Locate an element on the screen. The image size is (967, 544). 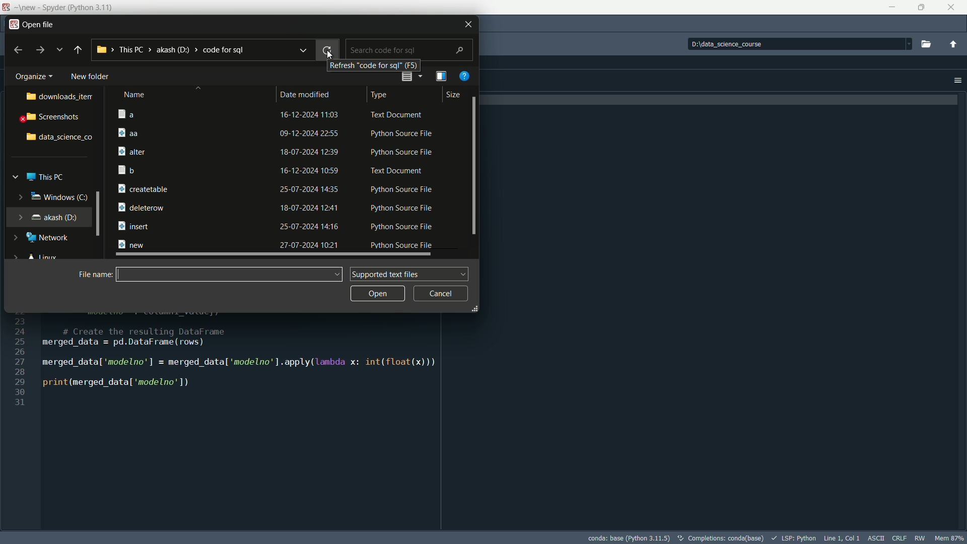
Maximize is located at coordinates (922, 8).